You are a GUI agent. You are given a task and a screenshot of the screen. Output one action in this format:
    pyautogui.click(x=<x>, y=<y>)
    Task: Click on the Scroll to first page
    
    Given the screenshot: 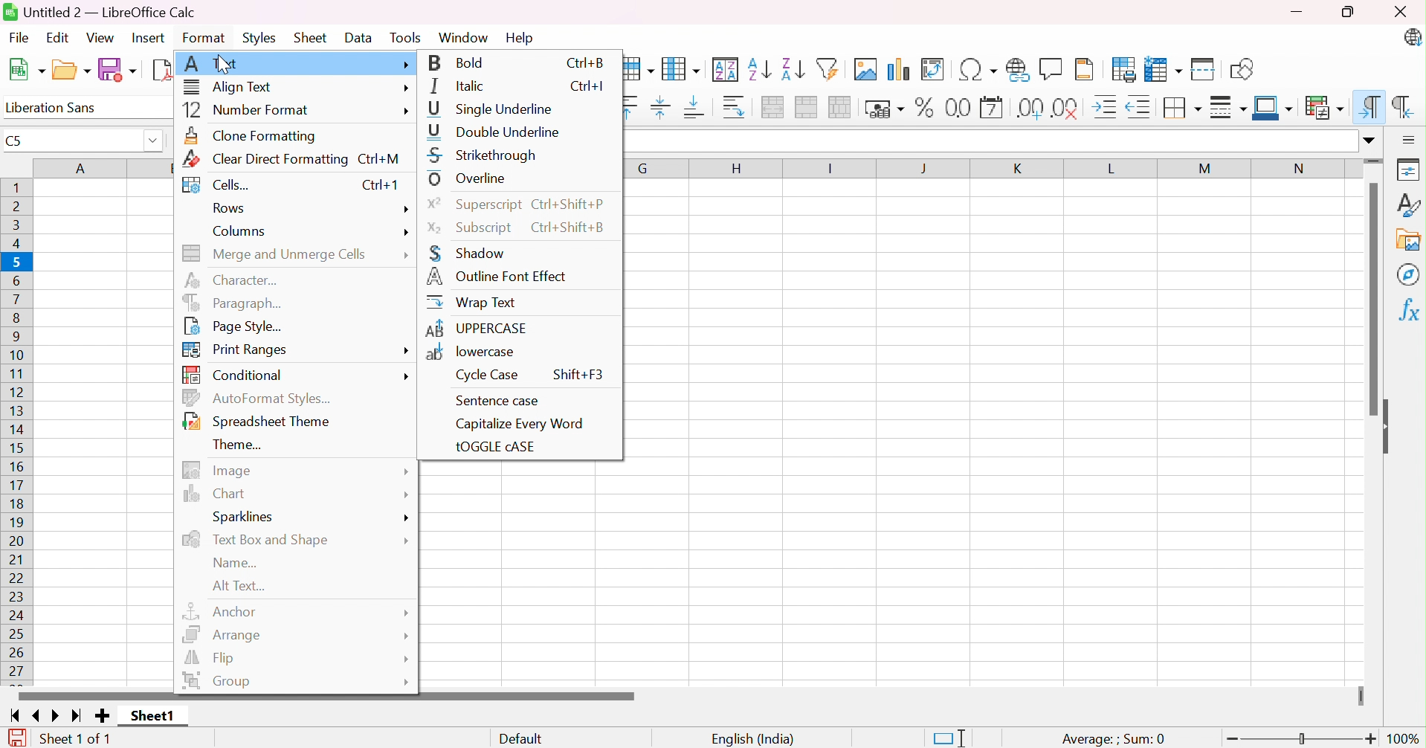 What is the action you would take?
    pyautogui.click(x=16, y=715)
    